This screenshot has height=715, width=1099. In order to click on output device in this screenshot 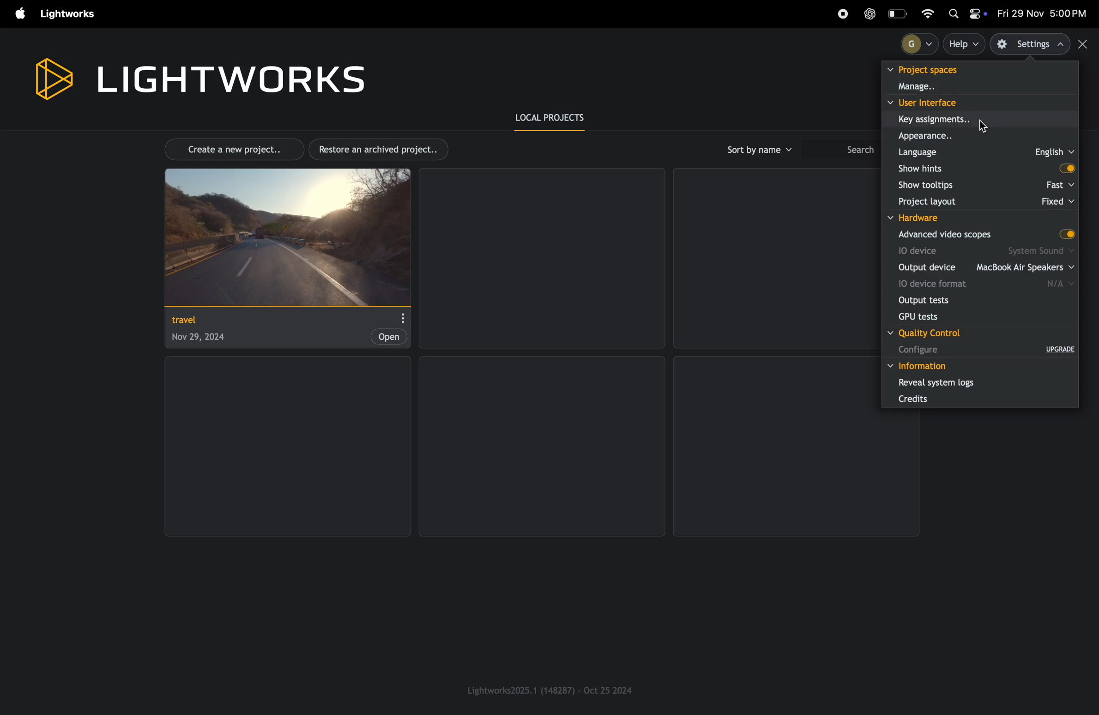, I will do `click(983, 268)`.